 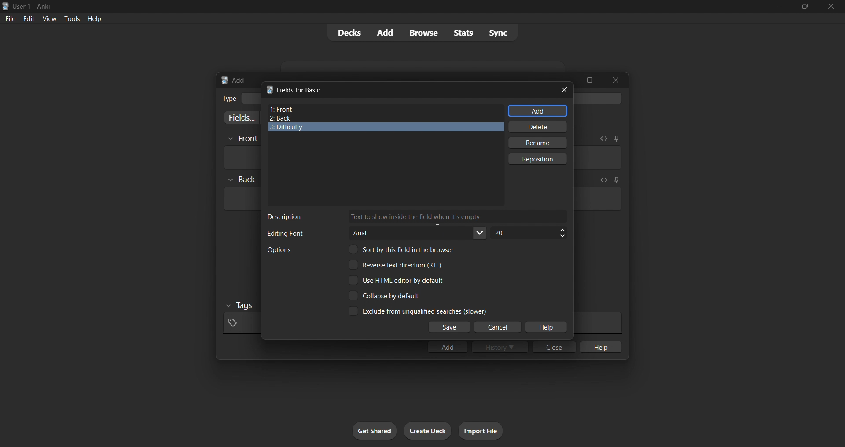 What do you see at coordinates (419, 233) in the screenshot?
I see `field font style` at bounding box center [419, 233].